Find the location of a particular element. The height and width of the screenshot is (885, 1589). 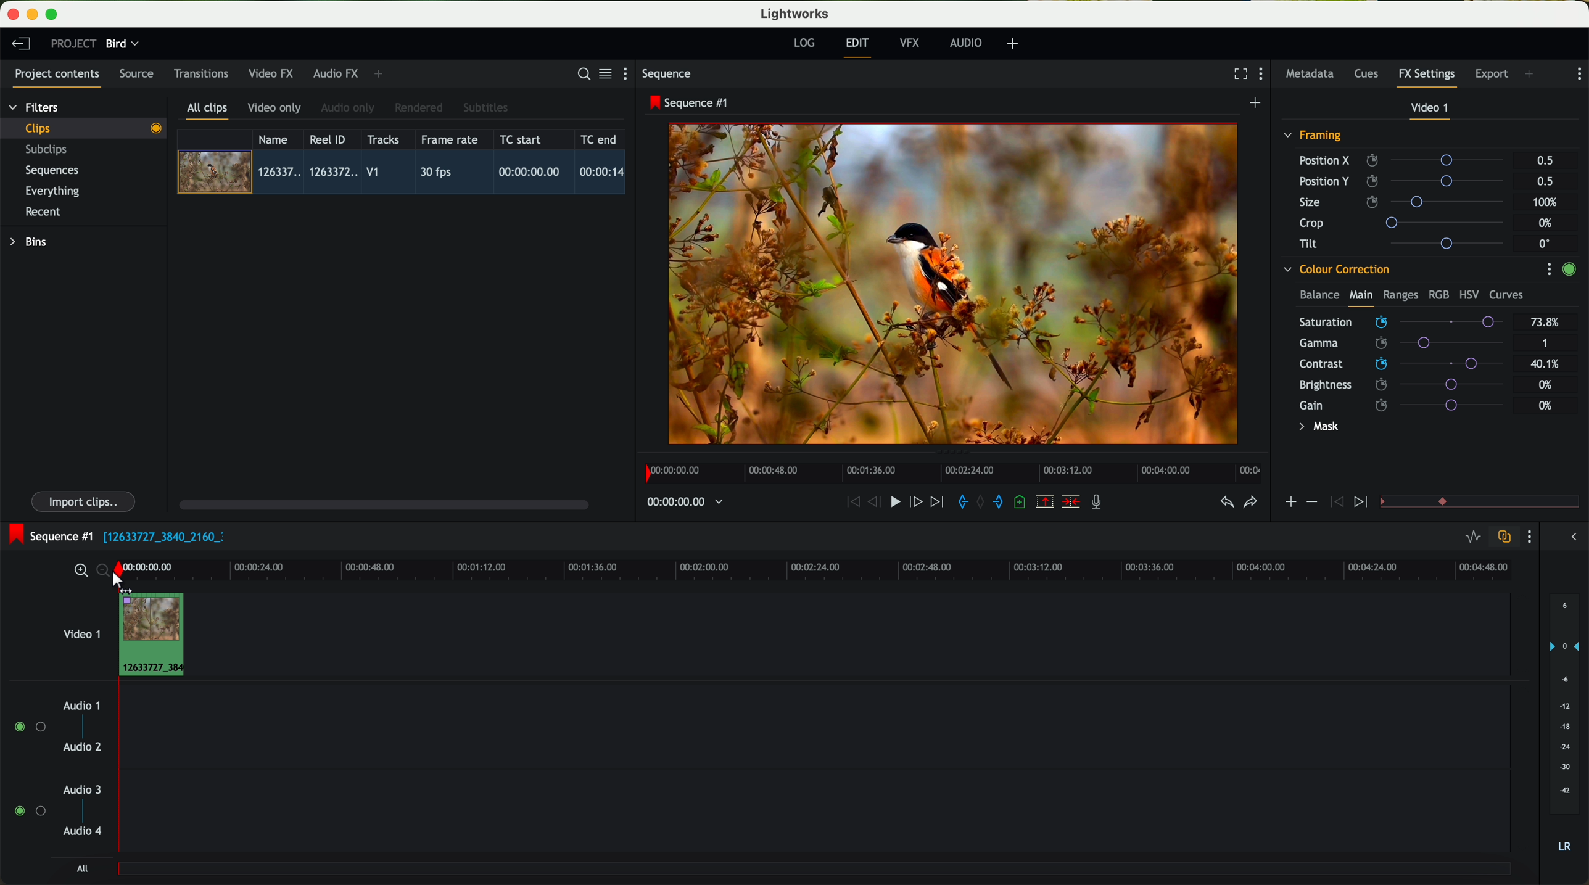

delete/cut is located at coordinates (1071, 502).